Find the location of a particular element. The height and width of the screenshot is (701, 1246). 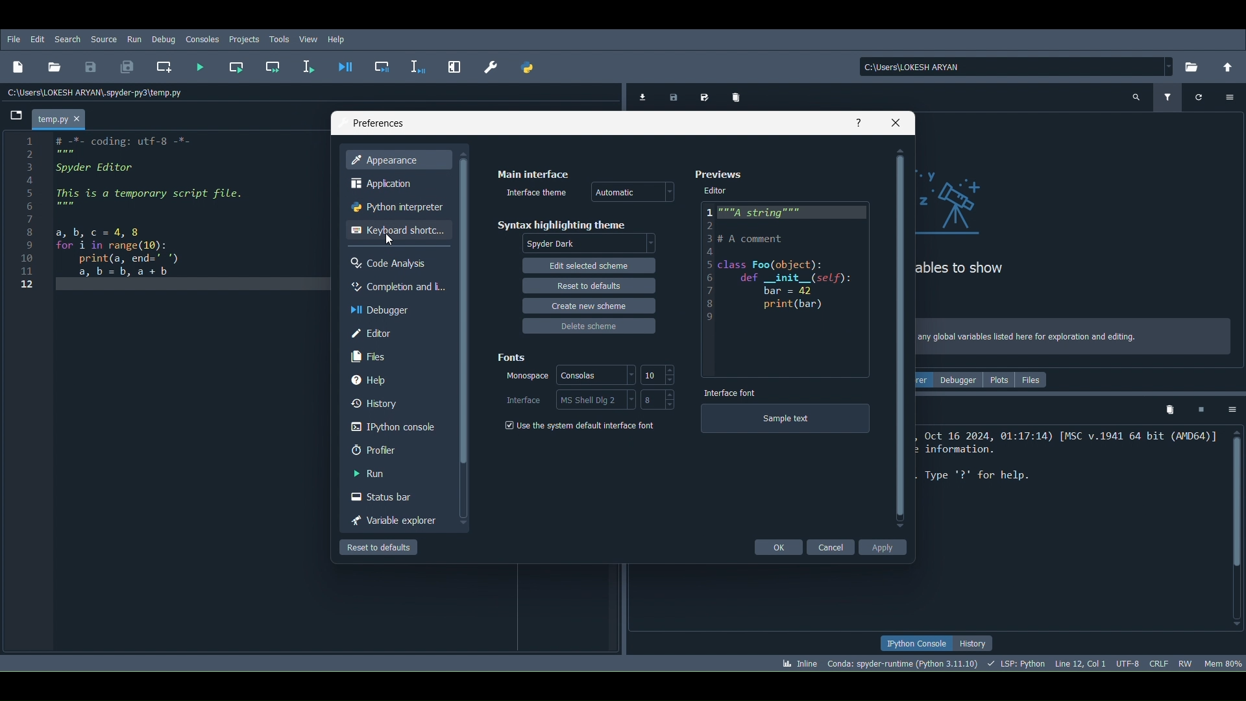

IPython console is located at coordinates (390, 426).